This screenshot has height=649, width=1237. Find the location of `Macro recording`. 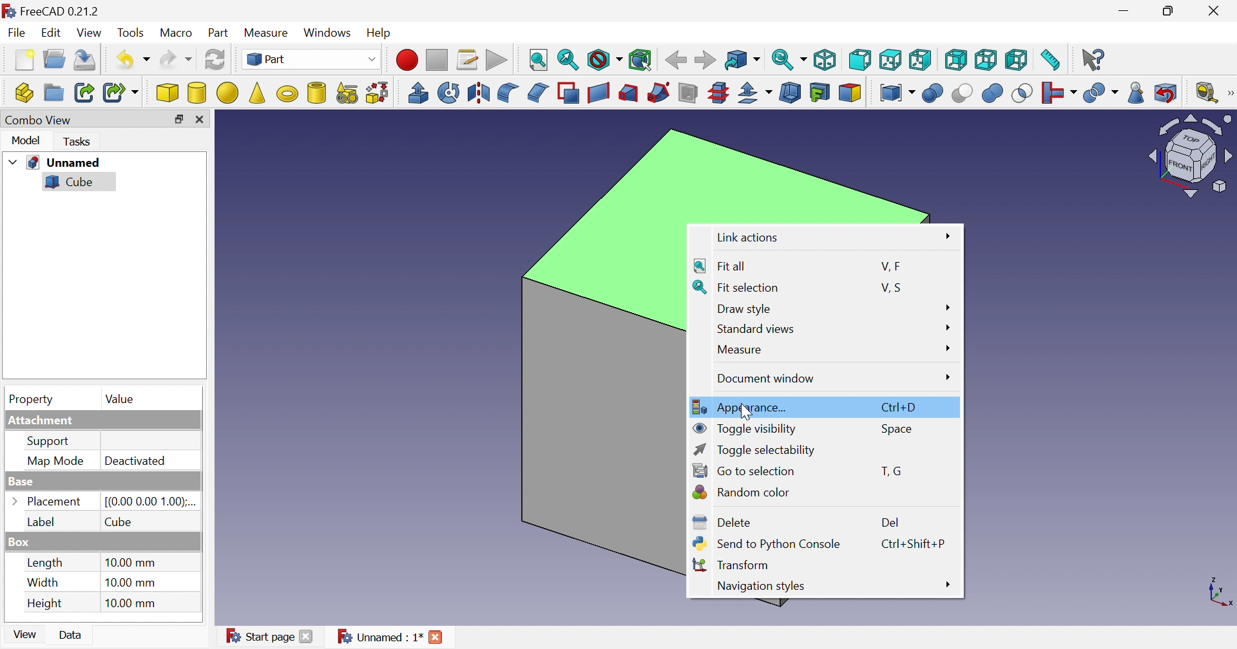

Macro recording is located at coordinates (406, 61).